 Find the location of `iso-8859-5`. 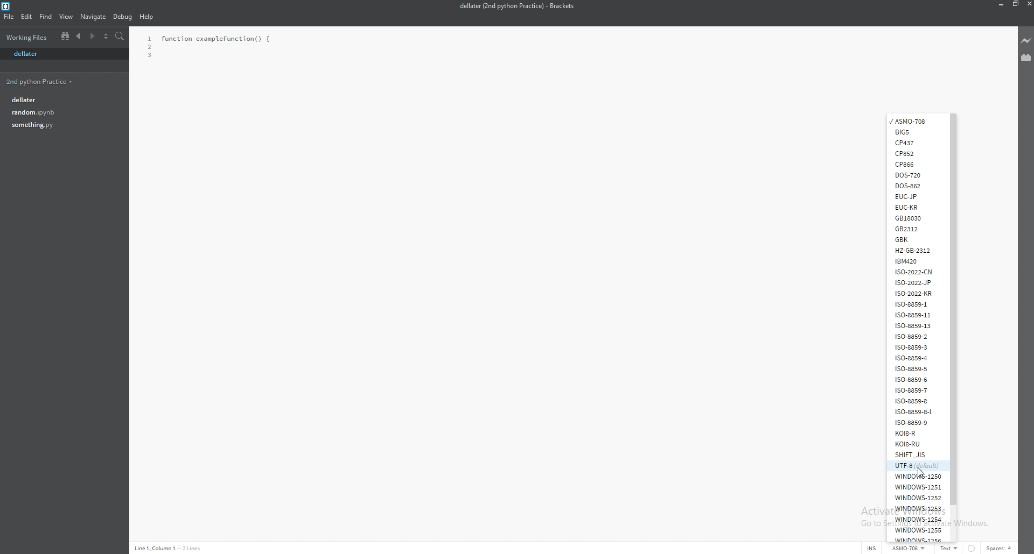

iso-8859-5 is located at coordinates (916, 368).